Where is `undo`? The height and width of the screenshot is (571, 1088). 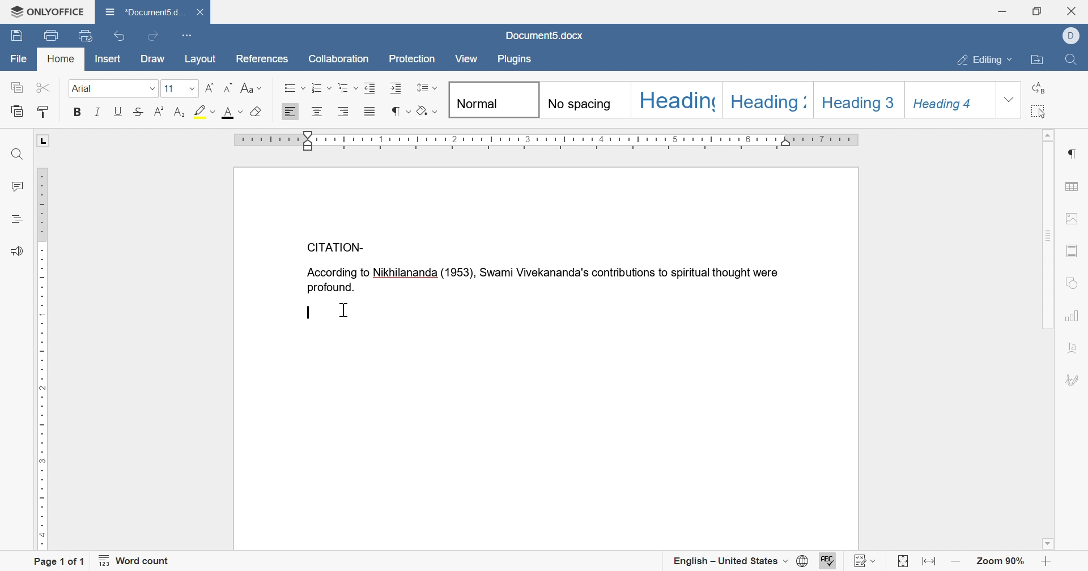 undo is located at coordinates (119, 36).